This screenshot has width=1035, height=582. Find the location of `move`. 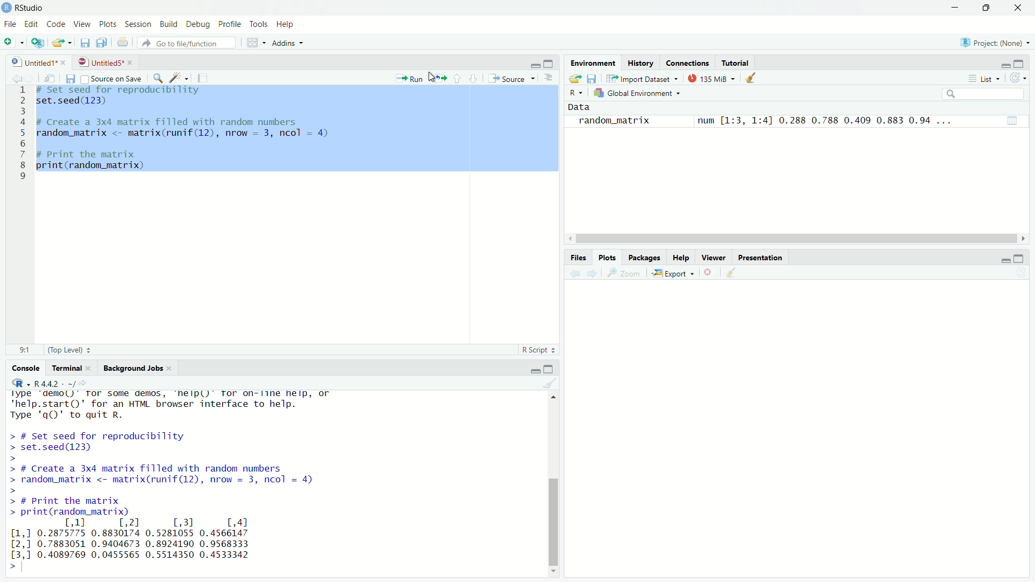

move is located at coordinates (51, 78).